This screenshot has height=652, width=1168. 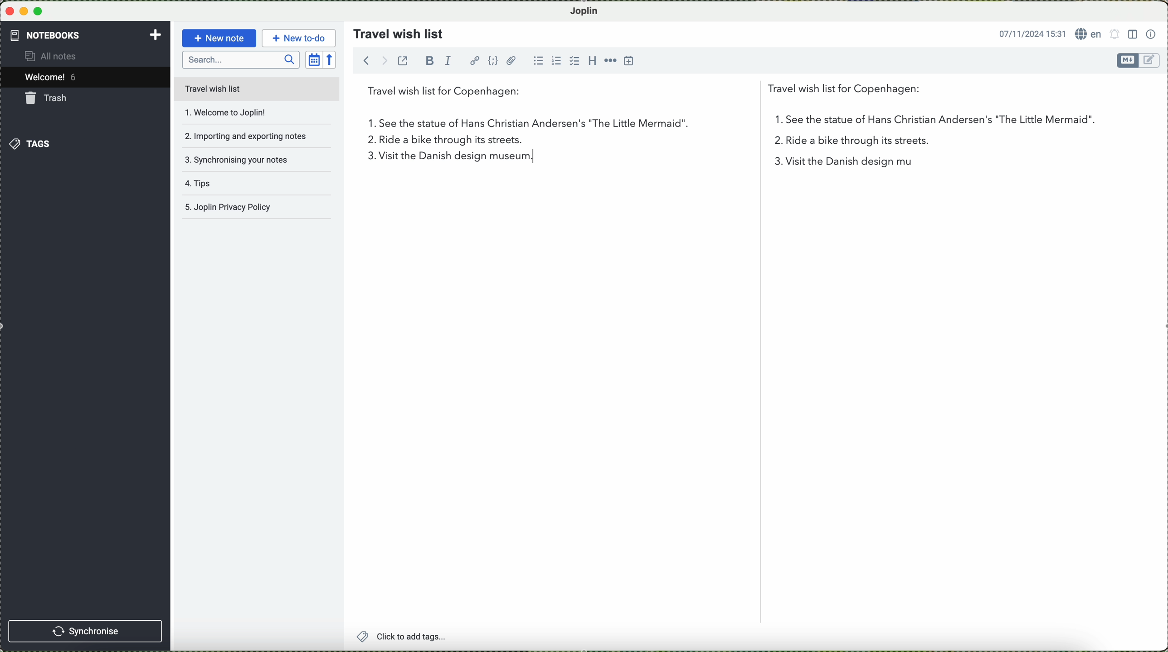 What do you see at coordinates (630, 62) in the screenshot?
I see `insert time` at bounding box center [630, 62].